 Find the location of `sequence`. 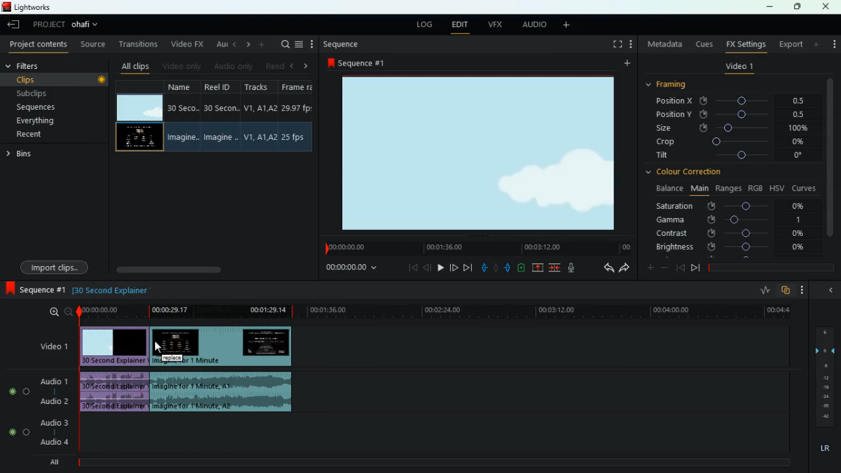

sequence is located at coordinates (360, 62).